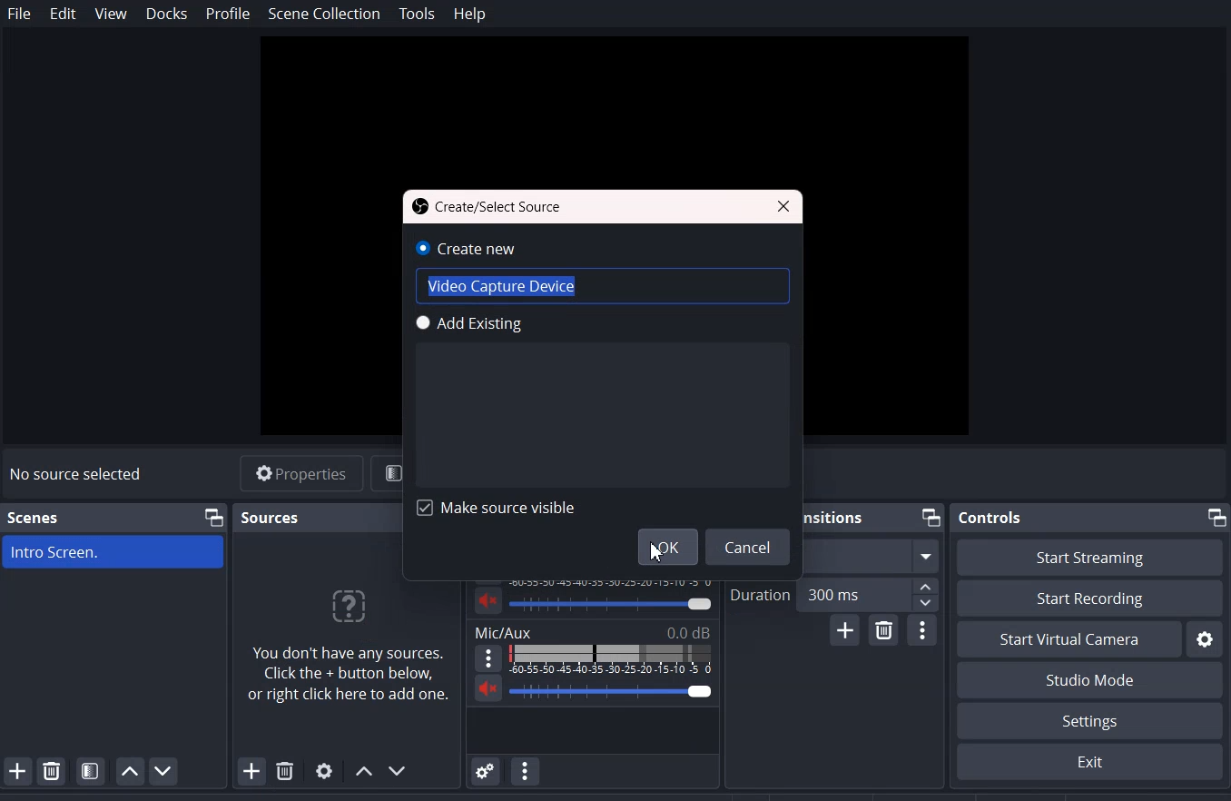 The width and height of the screenshot is (1231, 801). I want to click on Add Scene, so click(17, 770).